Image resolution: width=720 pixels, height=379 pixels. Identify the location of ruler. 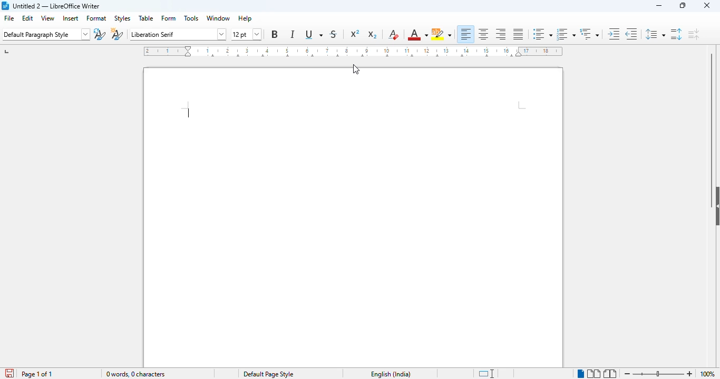
(355, 52).